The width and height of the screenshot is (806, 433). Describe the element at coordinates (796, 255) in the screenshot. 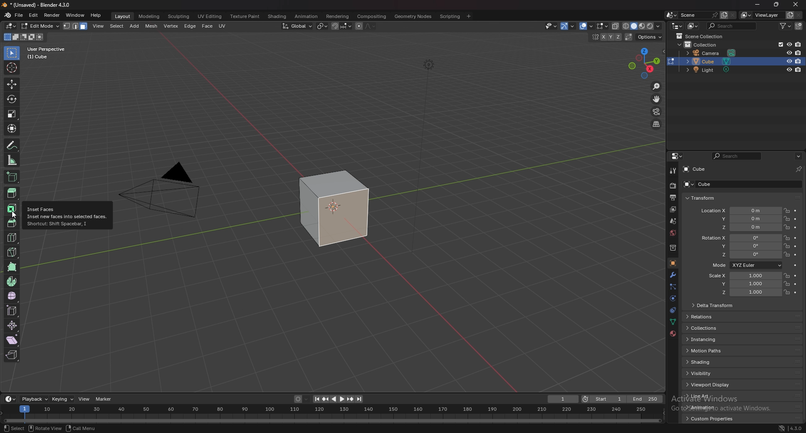

I see `animate property` at that location.